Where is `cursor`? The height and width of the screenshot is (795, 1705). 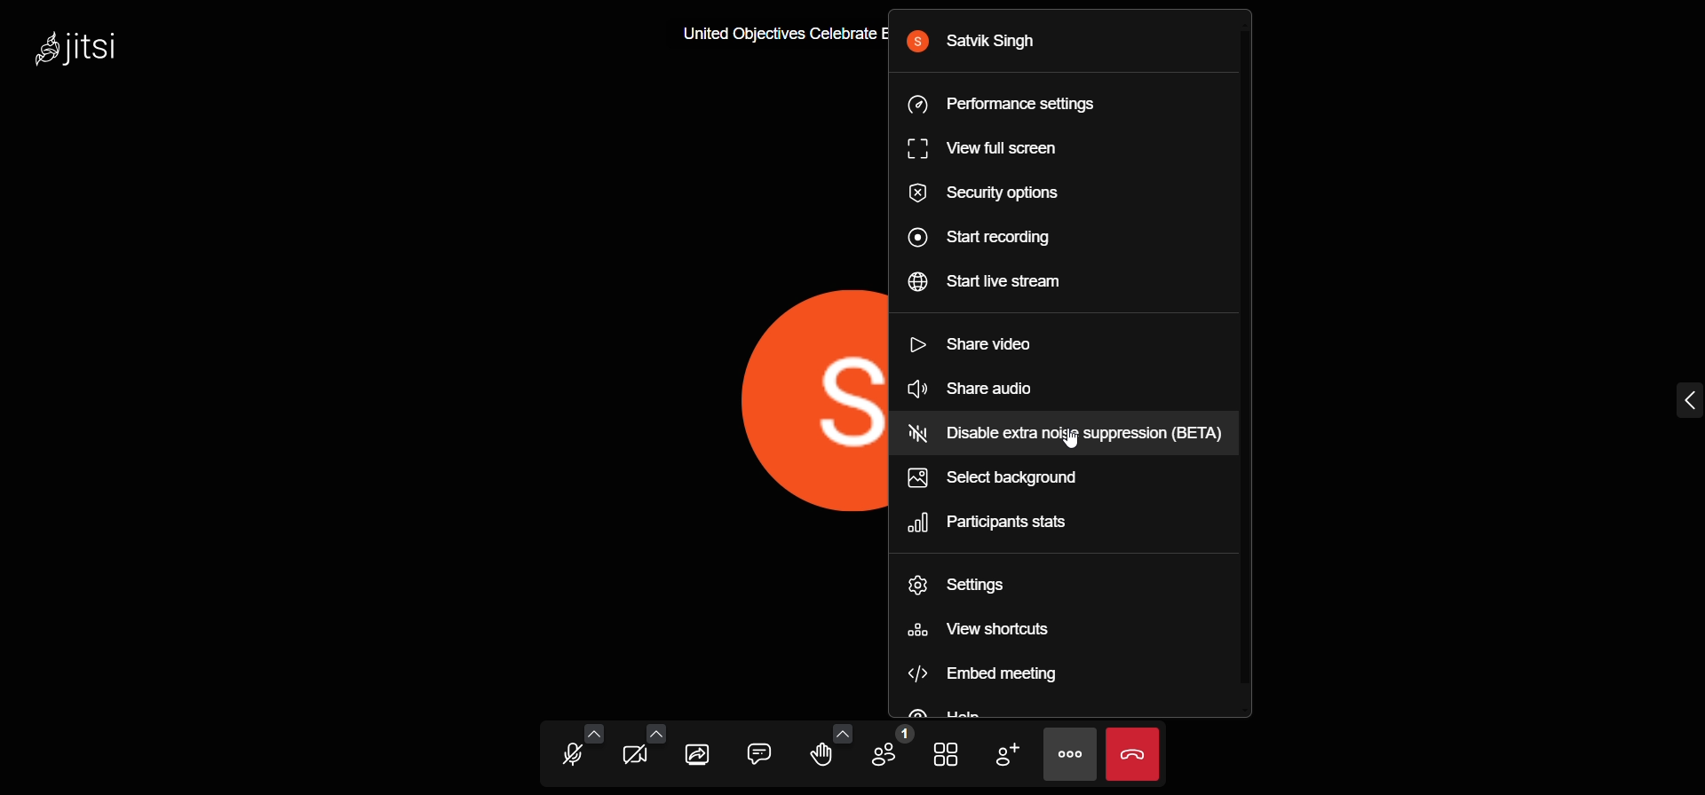
cursor is located at coordinates (1102, 447).